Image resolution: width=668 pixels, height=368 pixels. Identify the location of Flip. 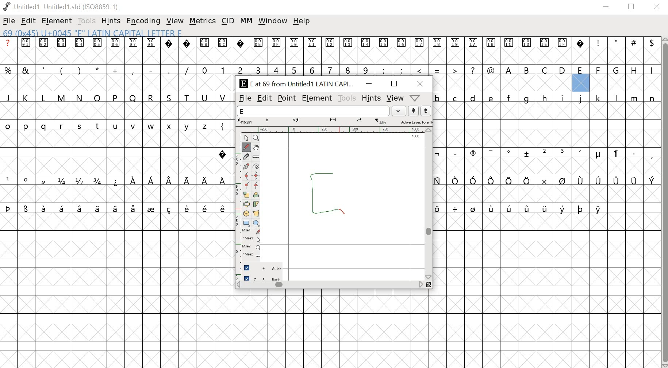
(246, 204).